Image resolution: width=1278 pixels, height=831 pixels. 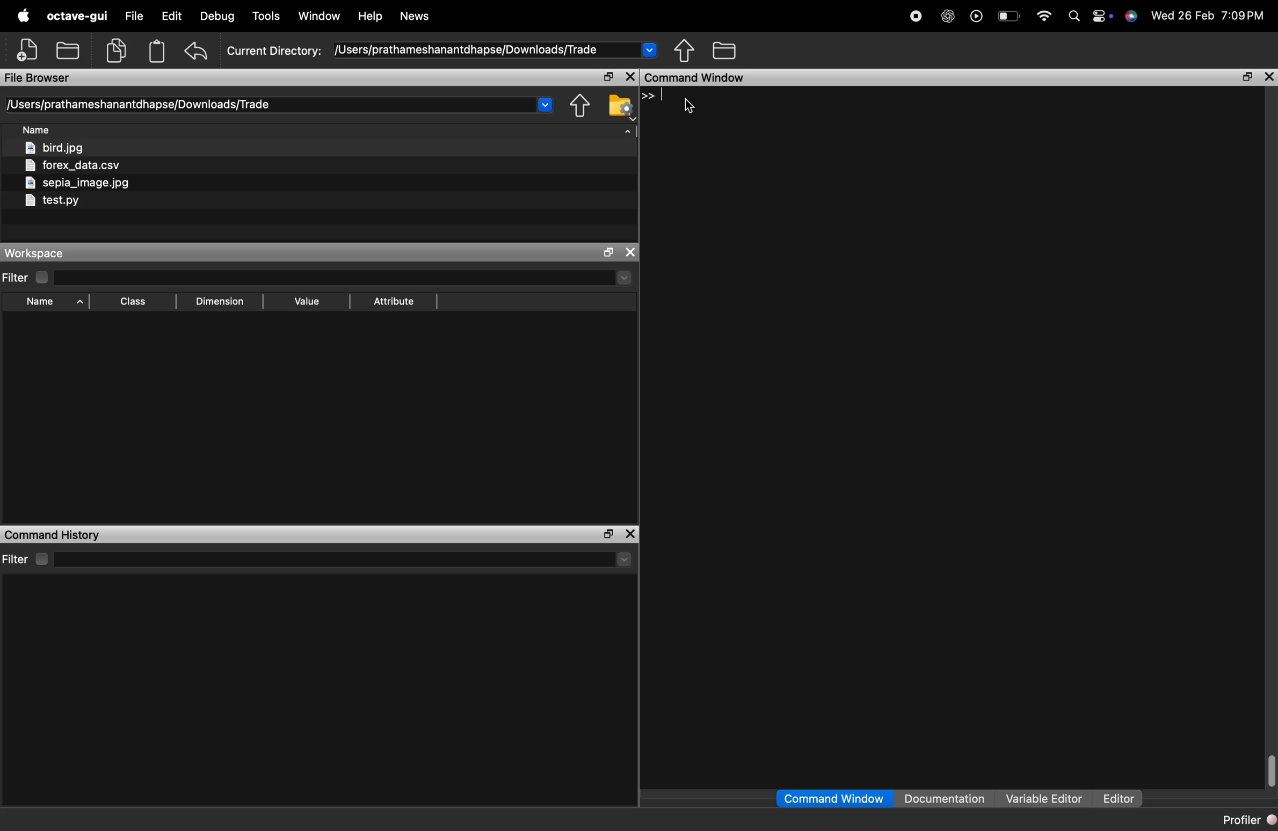 What do you see at coordinates (690, 107) in the screenshot?
I see `cursor` at bounding box center [690, 107].